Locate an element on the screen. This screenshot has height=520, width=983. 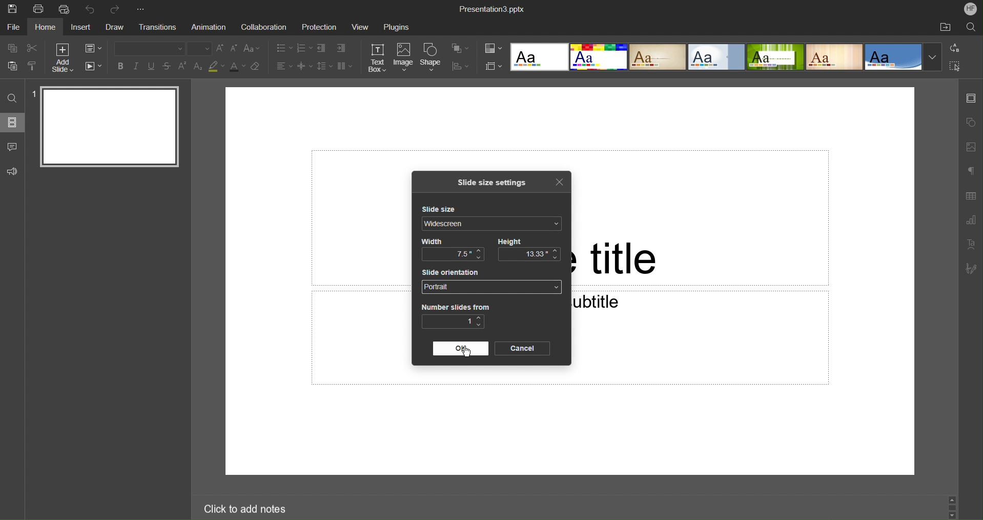
Insert is located at coordinates (81, 28).